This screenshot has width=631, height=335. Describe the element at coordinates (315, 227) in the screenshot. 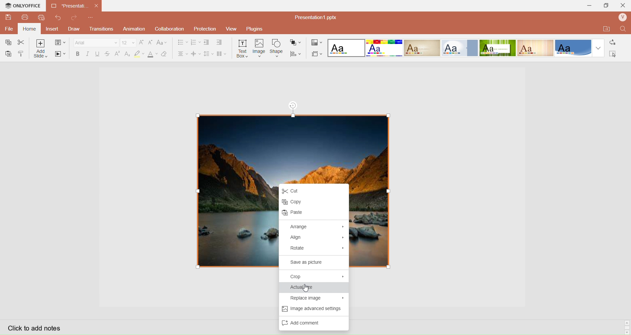

I see `Arrange` at that location.